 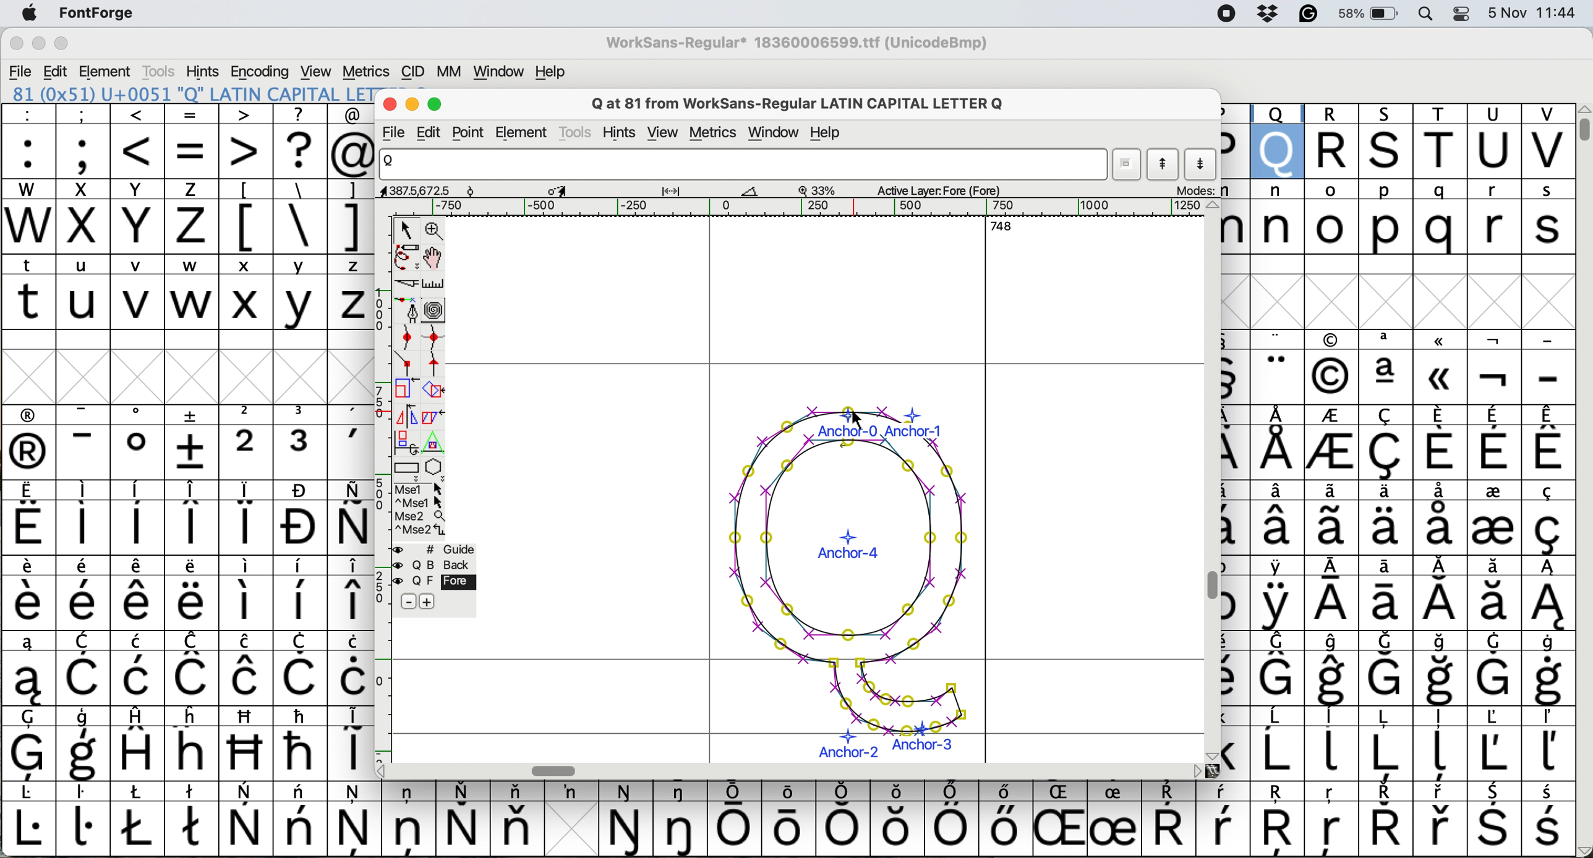 What do you see at coordinates (1231, 14) in the screenshot?
I see `screen recorder` at bounding box center [1231, 14].